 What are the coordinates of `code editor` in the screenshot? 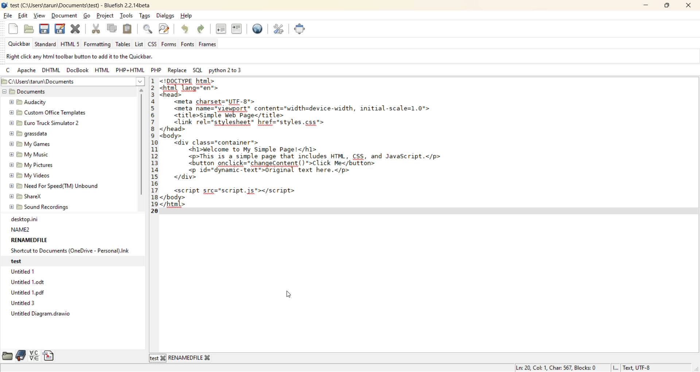 It's located at (316, 146).